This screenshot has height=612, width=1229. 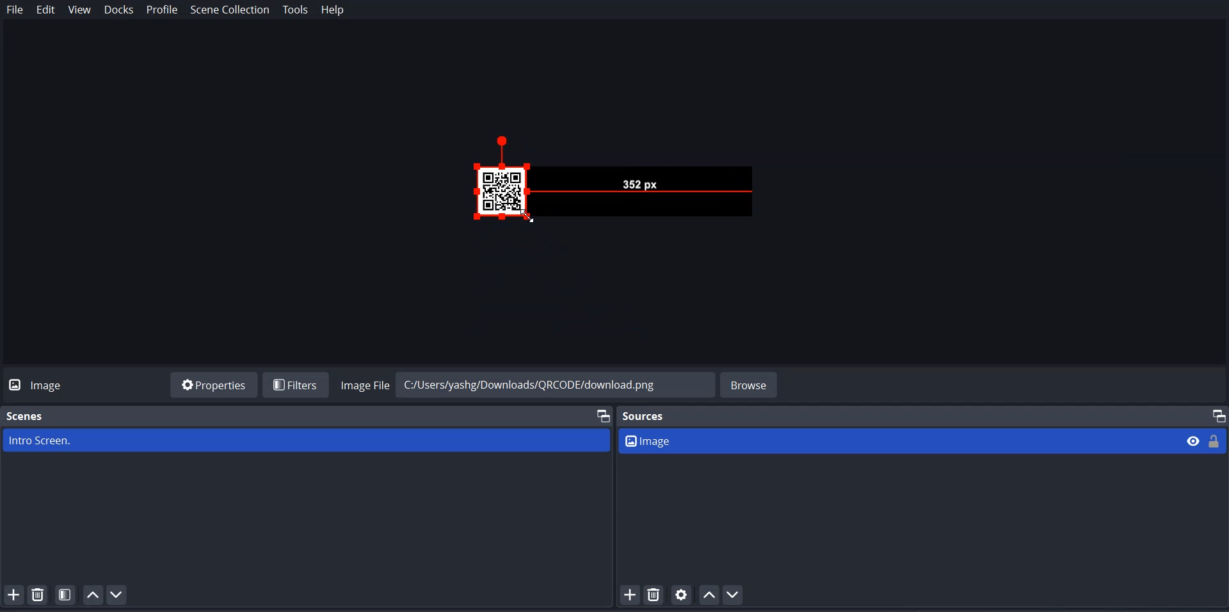 I want to click on Image File, so click(x=362, y=383).